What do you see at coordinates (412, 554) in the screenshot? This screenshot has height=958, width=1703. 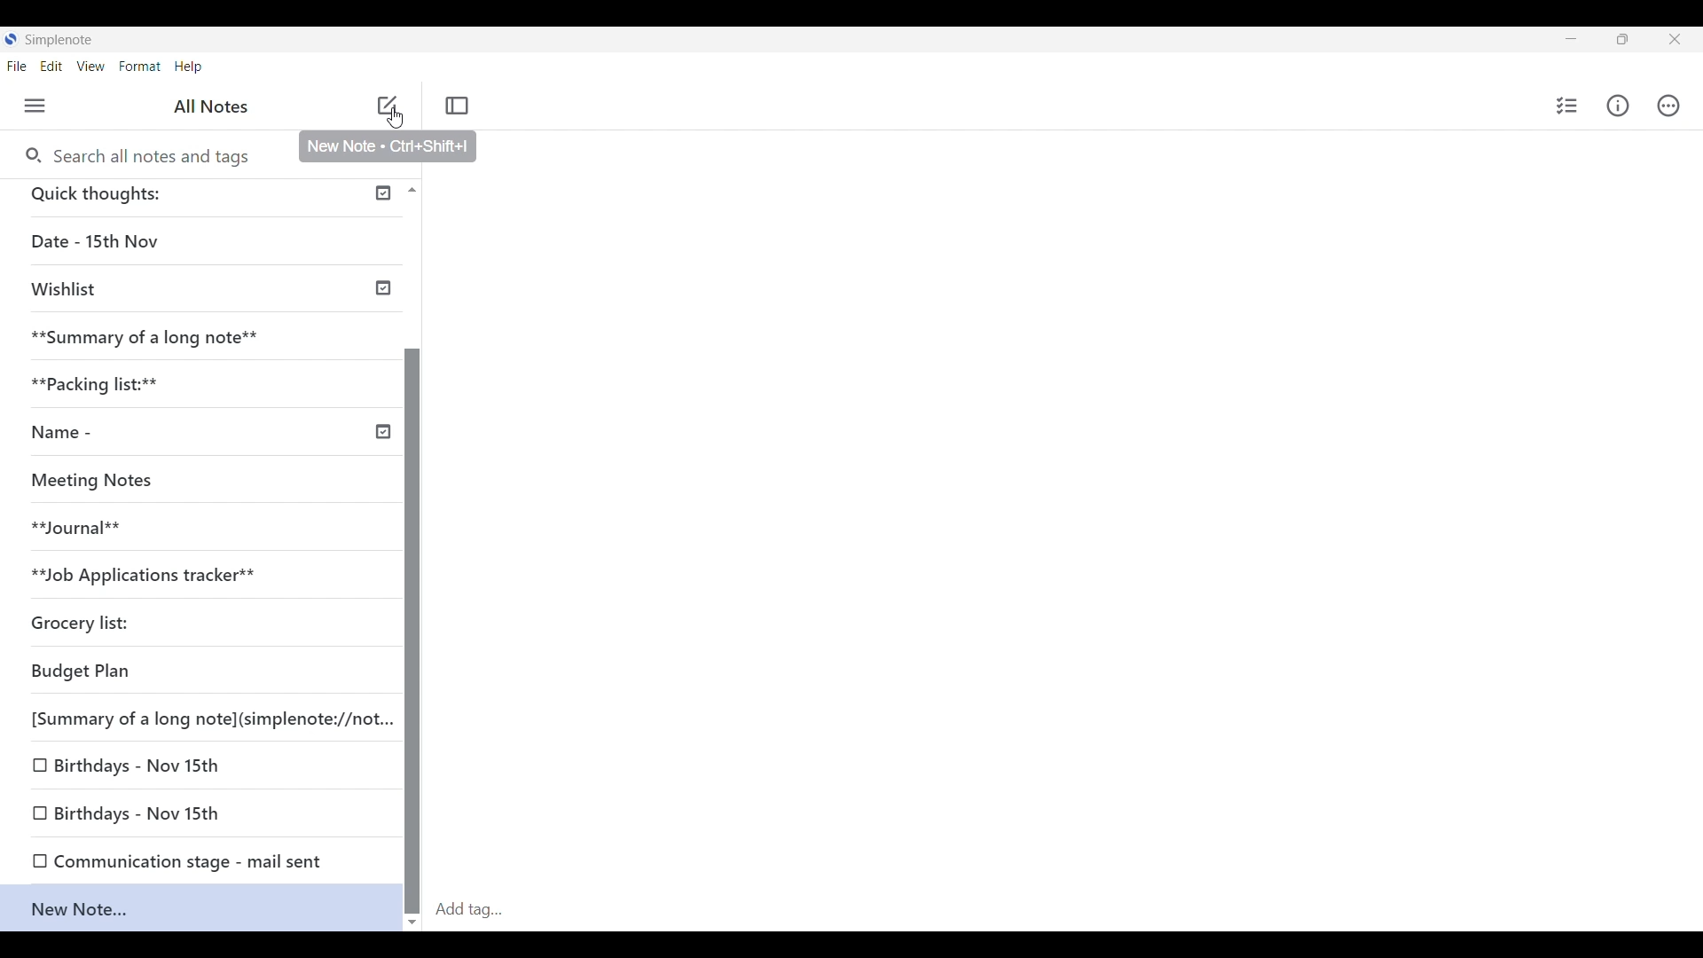 I see `Vertical scroll bar` at bounding box center [412, 554].